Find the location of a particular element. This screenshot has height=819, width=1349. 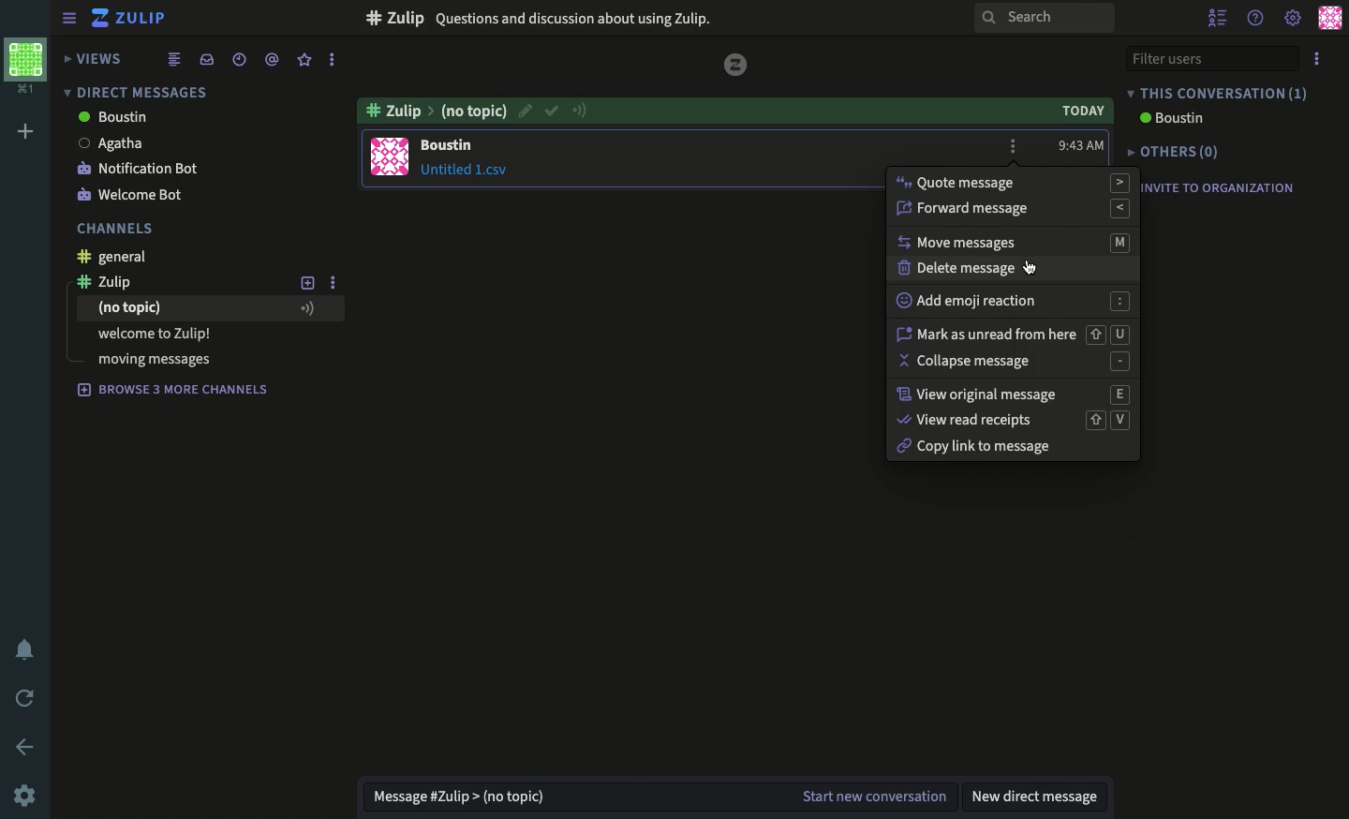

user profile is located at coordinates (392, 156).